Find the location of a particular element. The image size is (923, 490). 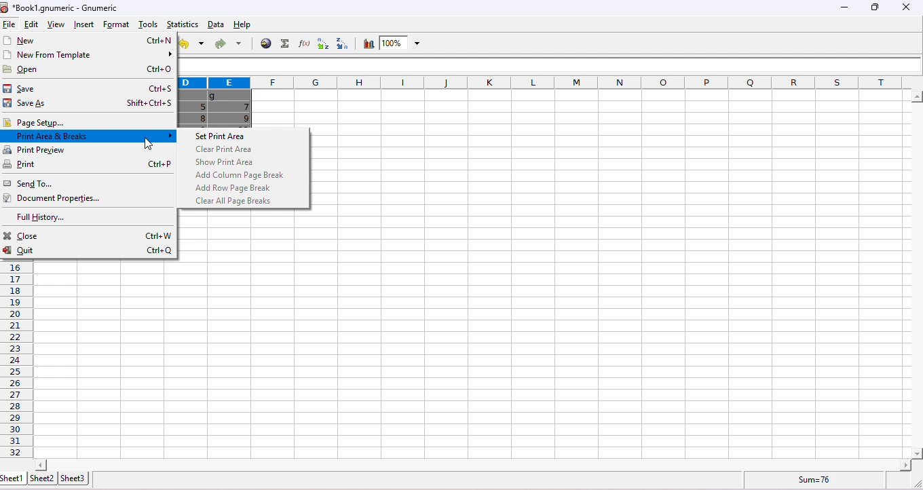

function is located at coordinates (283, 43).